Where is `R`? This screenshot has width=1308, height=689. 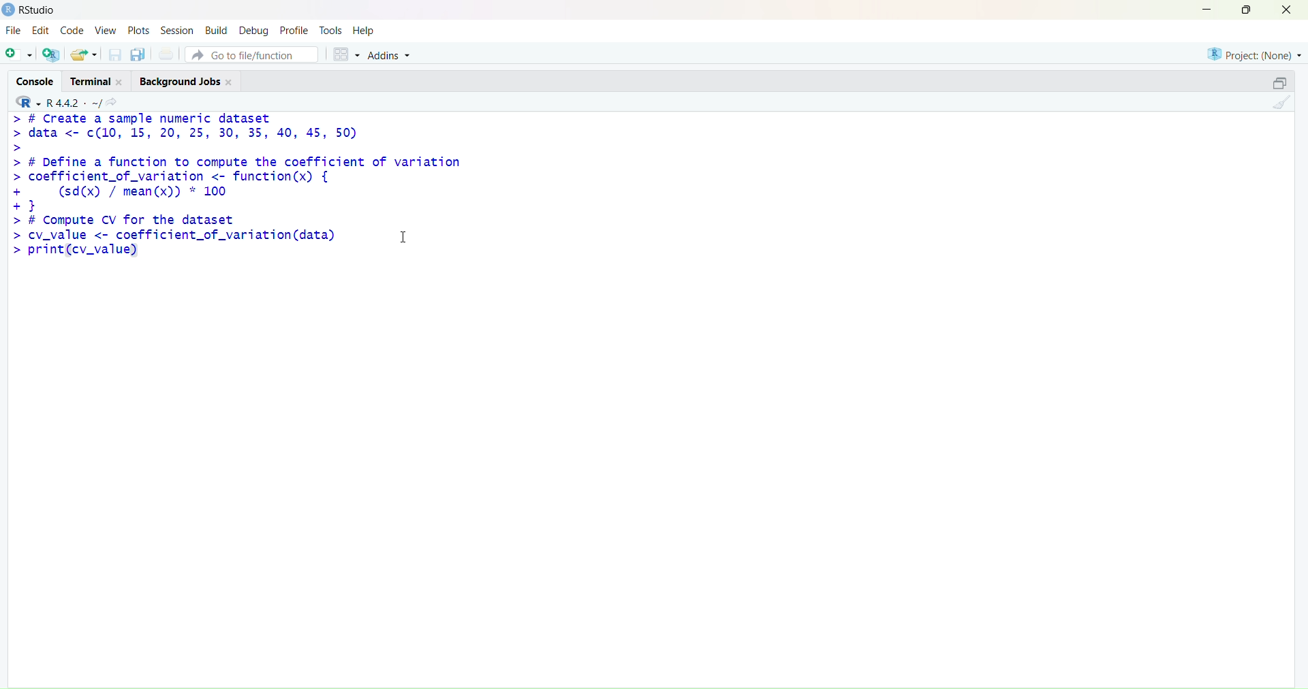
R is located at coordinates (29, 101).